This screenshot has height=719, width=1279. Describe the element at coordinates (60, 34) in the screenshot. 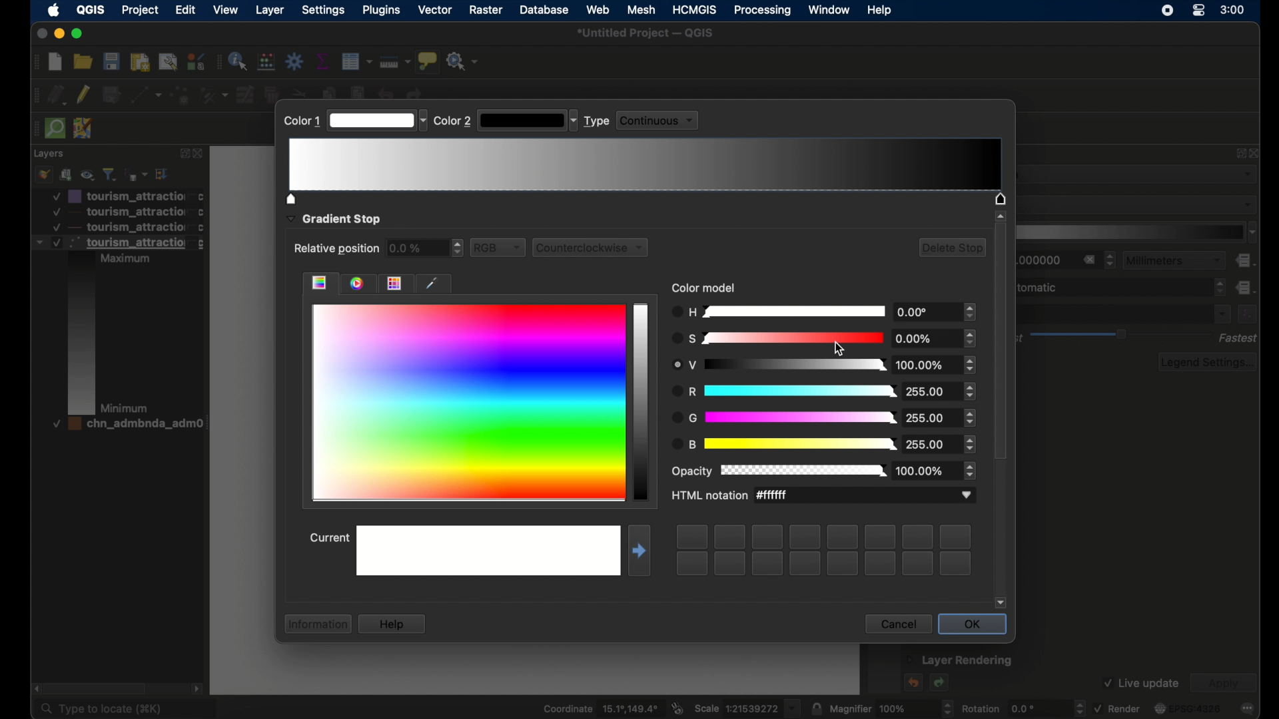

I see `minimize` at that location.